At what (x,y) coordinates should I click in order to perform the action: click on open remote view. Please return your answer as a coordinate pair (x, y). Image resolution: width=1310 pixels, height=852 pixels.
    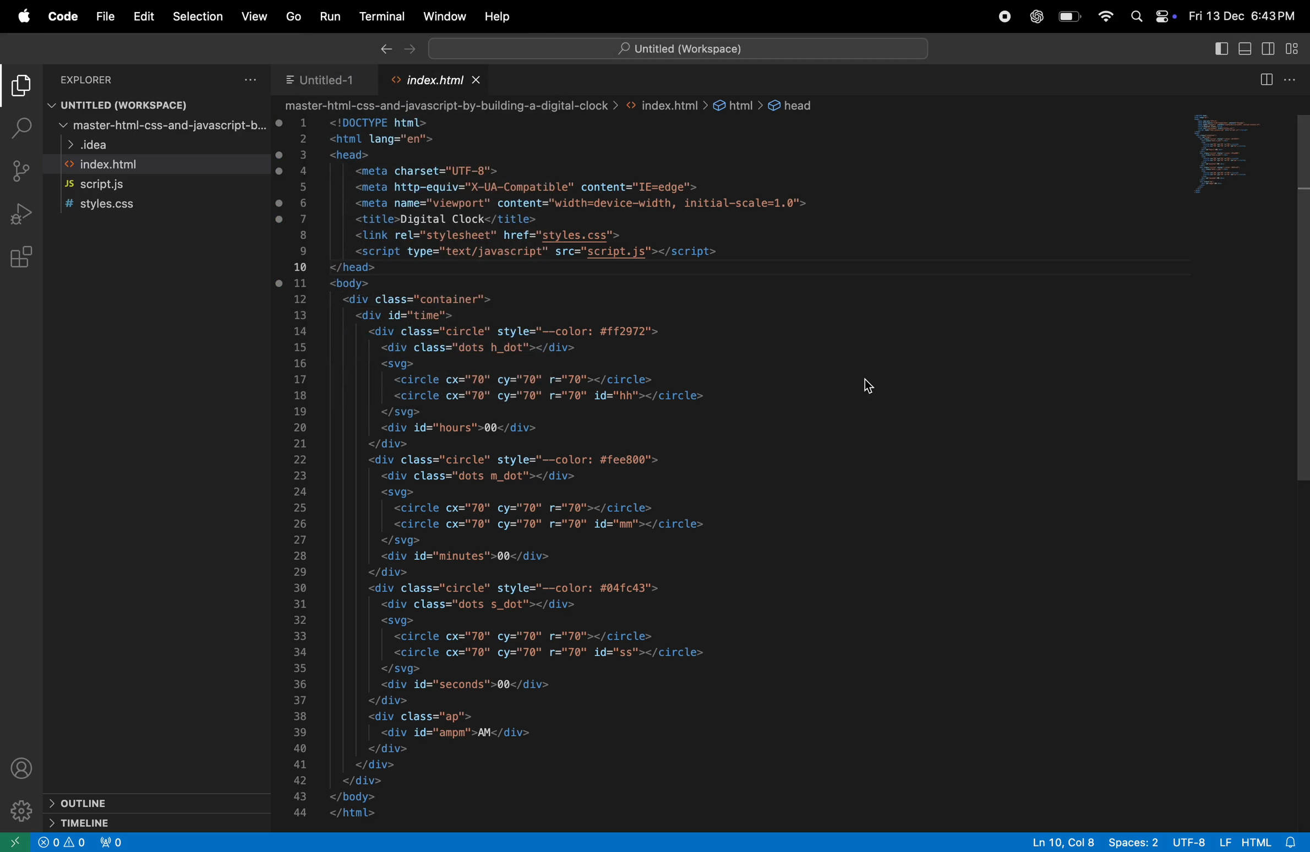
    Looking at the image, I should click on (17, 841).